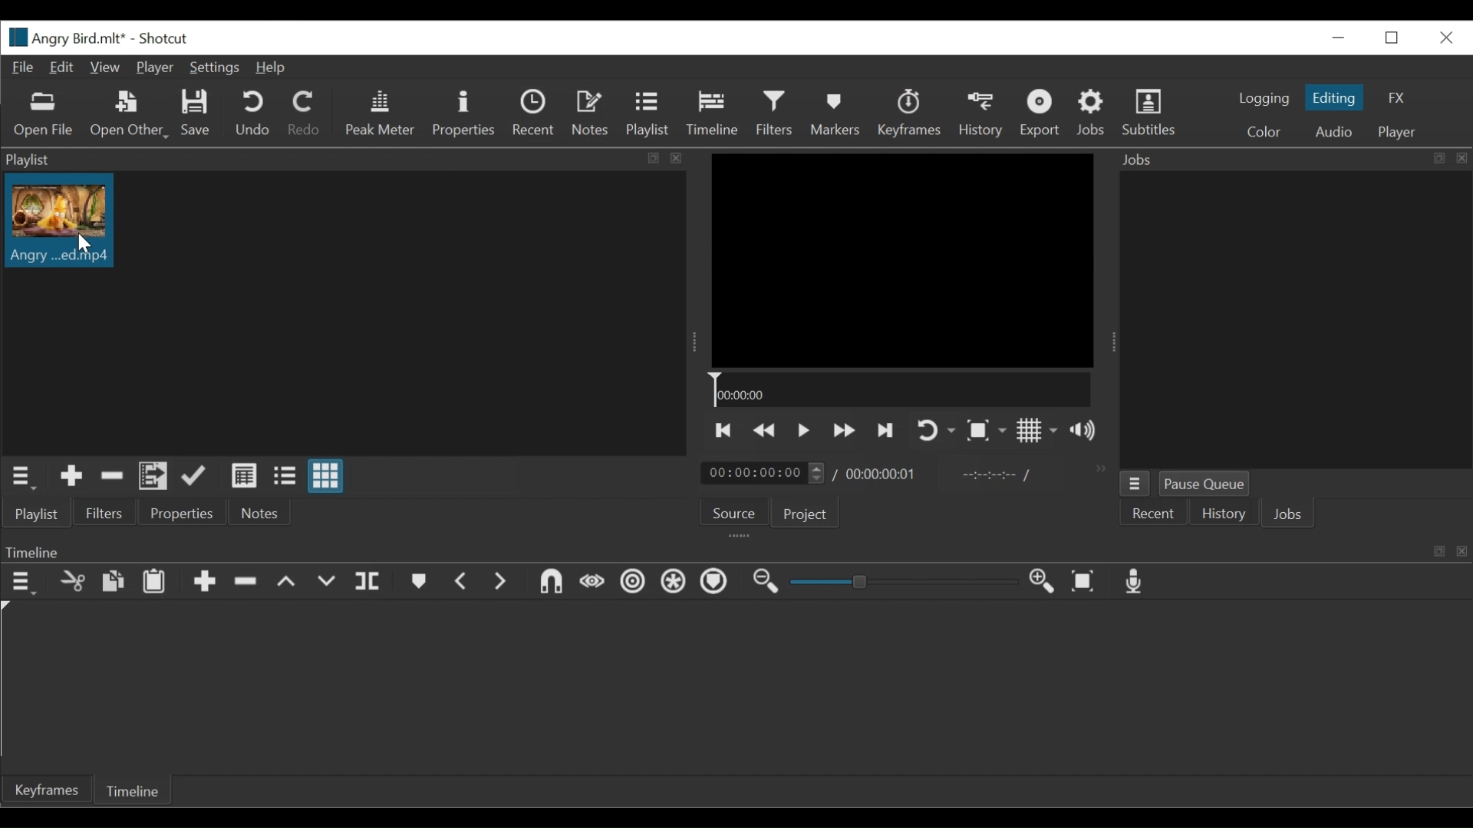  Describe the element at coordinates (906, 581) in the screenshot. I see `Zoom slider` at that location.